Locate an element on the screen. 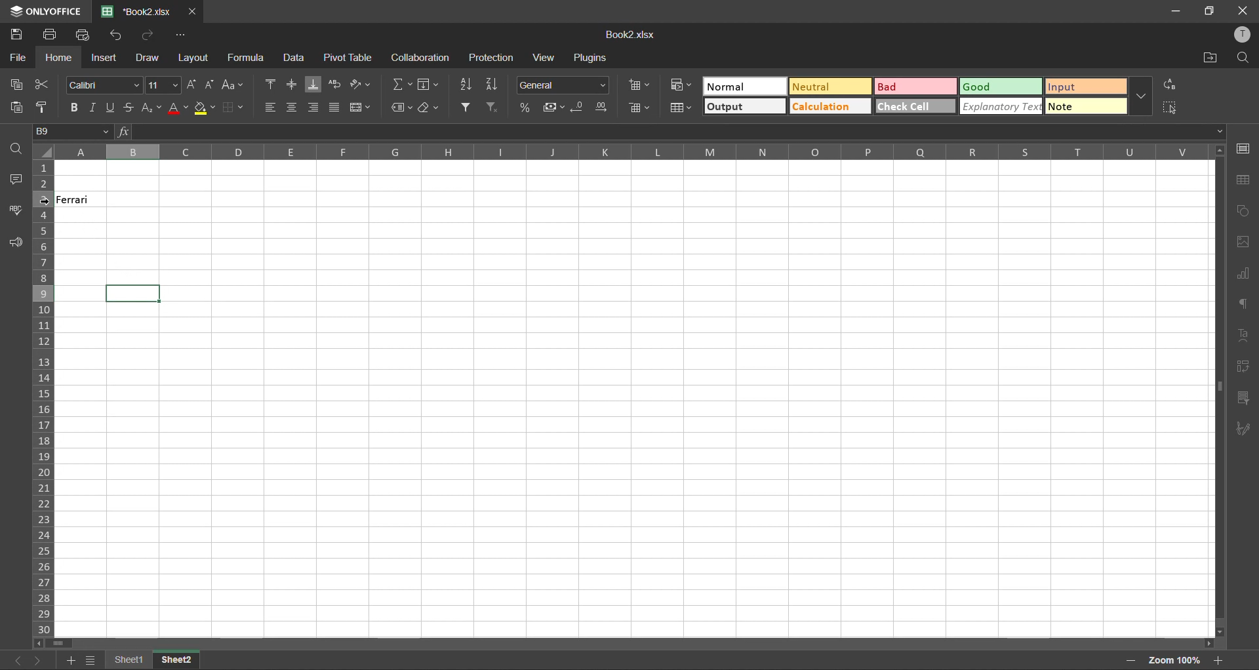 The width and height of the screenshot is (1259, 670). font size is located at coordinates (163, 84).